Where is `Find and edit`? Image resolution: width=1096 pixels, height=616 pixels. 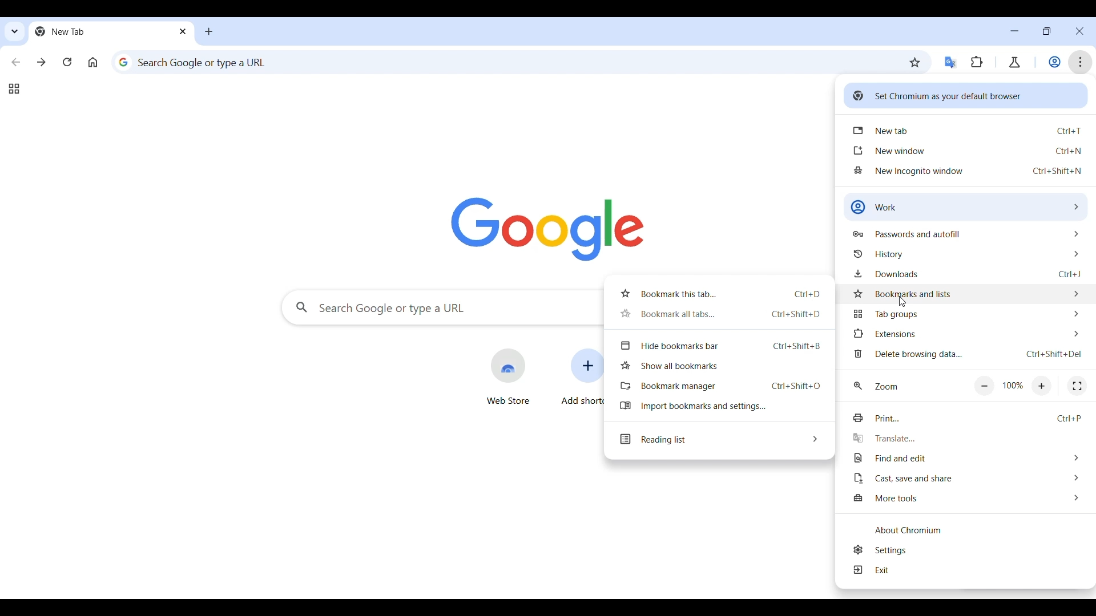
Find and edit is located at coordinates (967, 458).